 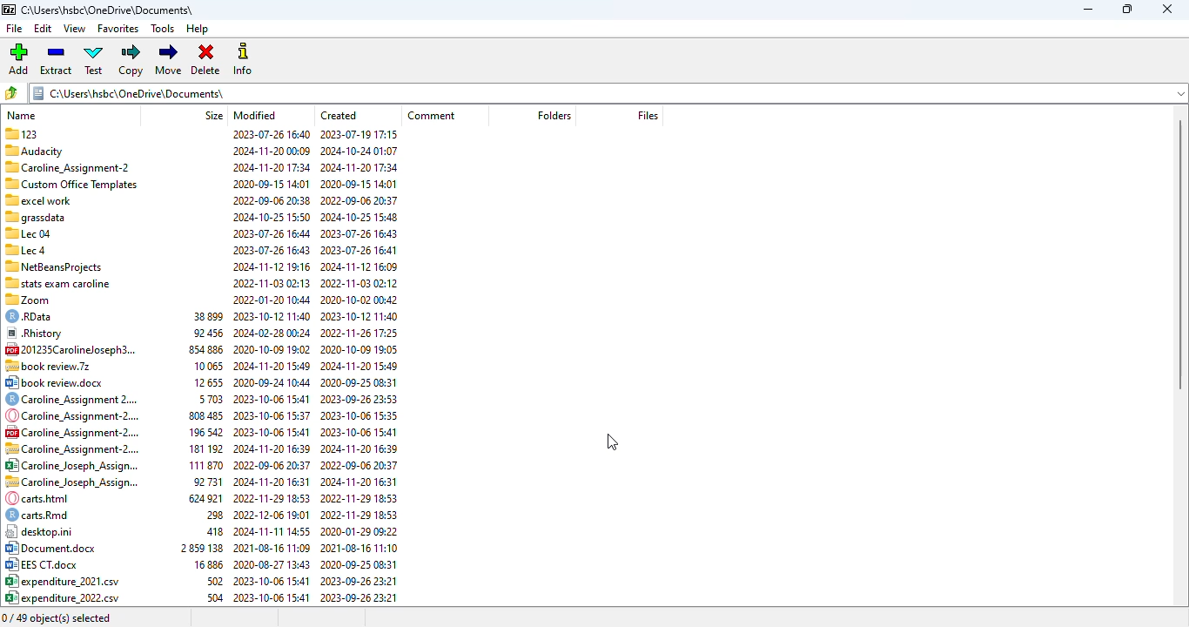 I want to click on favorites, so click(x=118, y=30).